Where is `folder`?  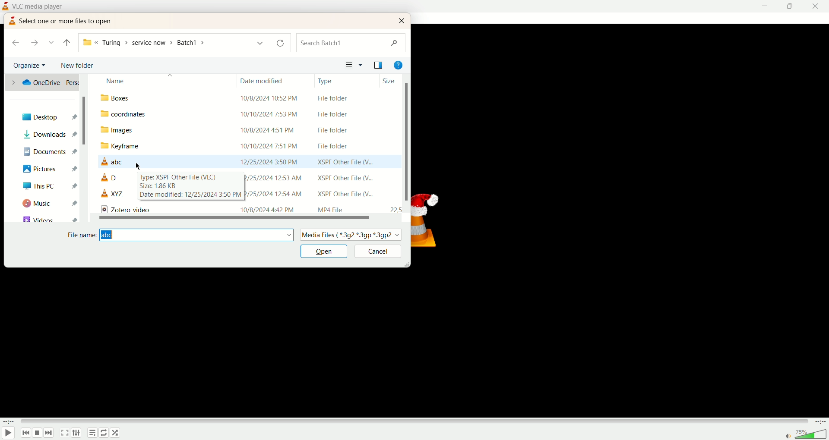 folder is located at coordinates (248, 113).